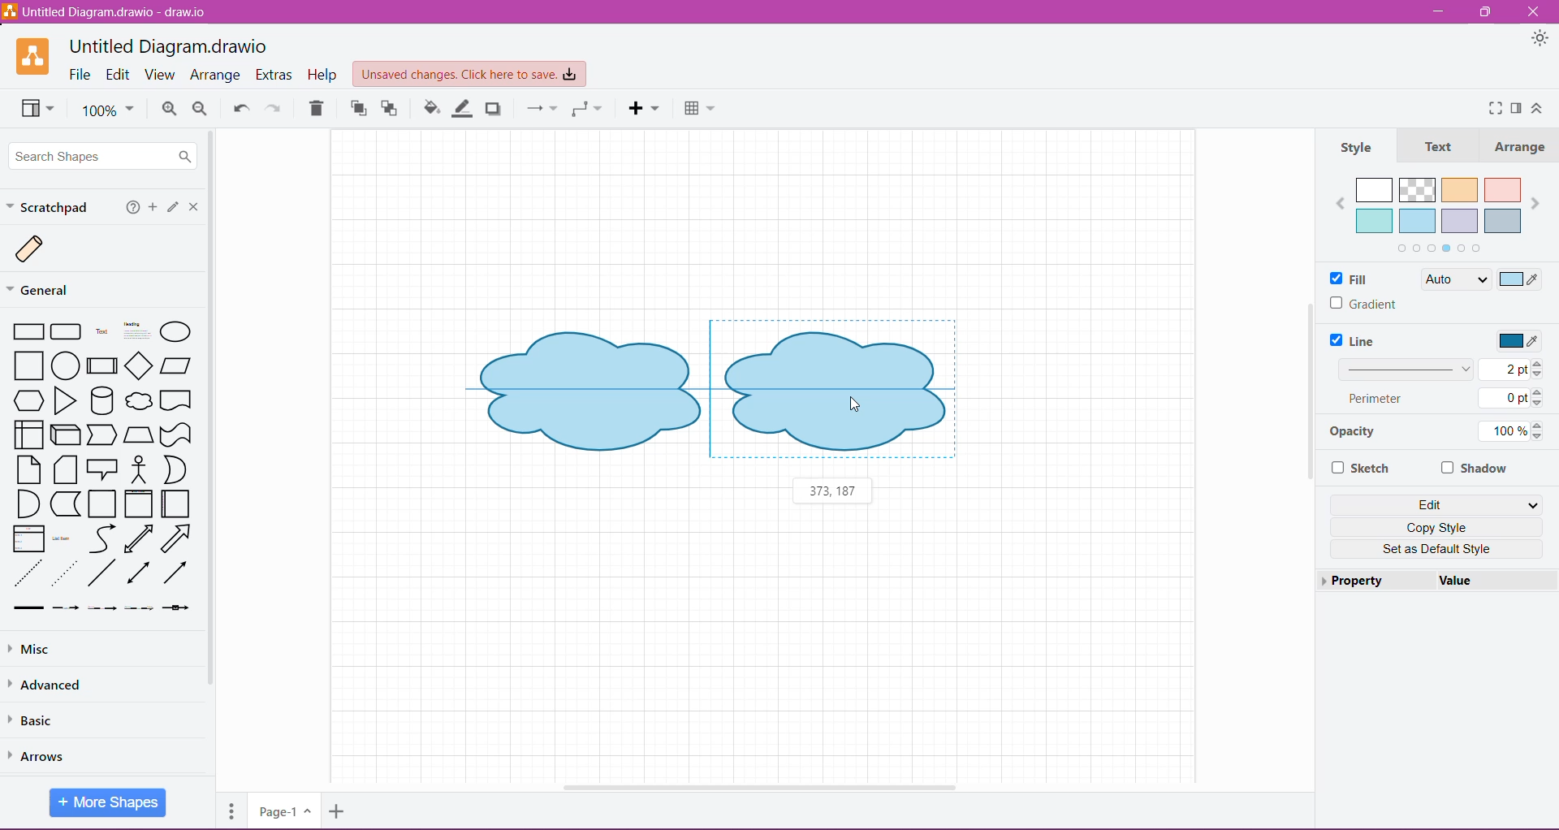  I want to click on Perimeter 0 pt, so click(1445, 398).